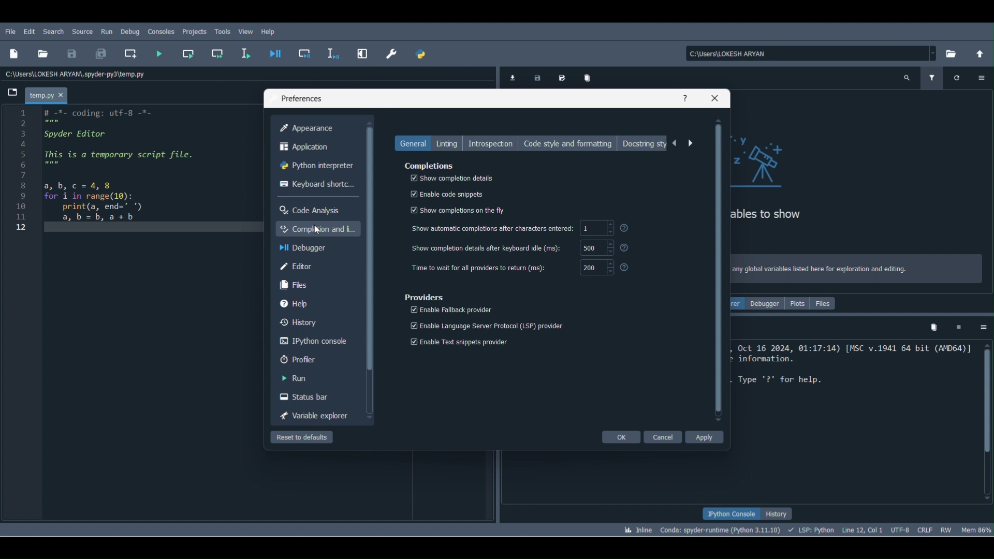 The width and height of the screenshot is (994, 559). I want to click on Open file ( Ctrl + O), so click(42, 54).